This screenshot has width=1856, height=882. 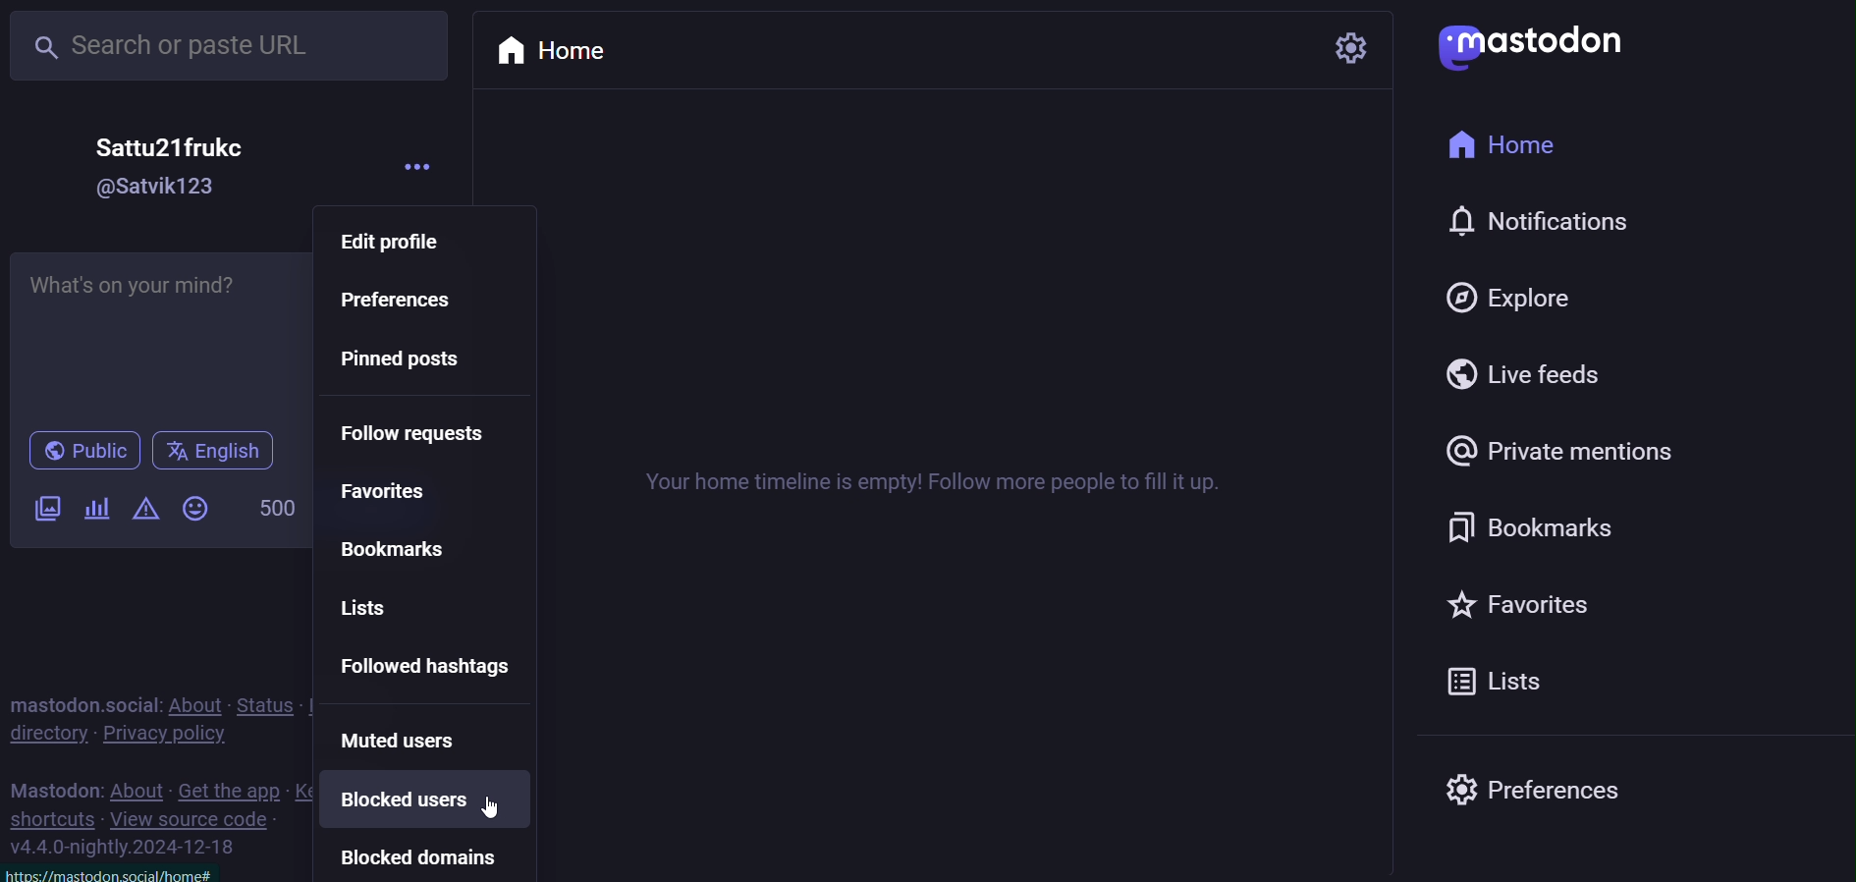 I want to click on follow requests, so click(x=427, y=435).